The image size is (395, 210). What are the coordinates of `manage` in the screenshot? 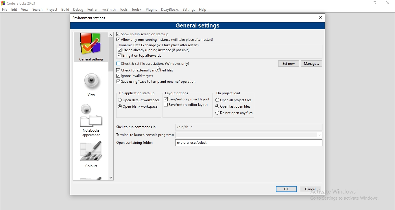 It's located at (312, 64).